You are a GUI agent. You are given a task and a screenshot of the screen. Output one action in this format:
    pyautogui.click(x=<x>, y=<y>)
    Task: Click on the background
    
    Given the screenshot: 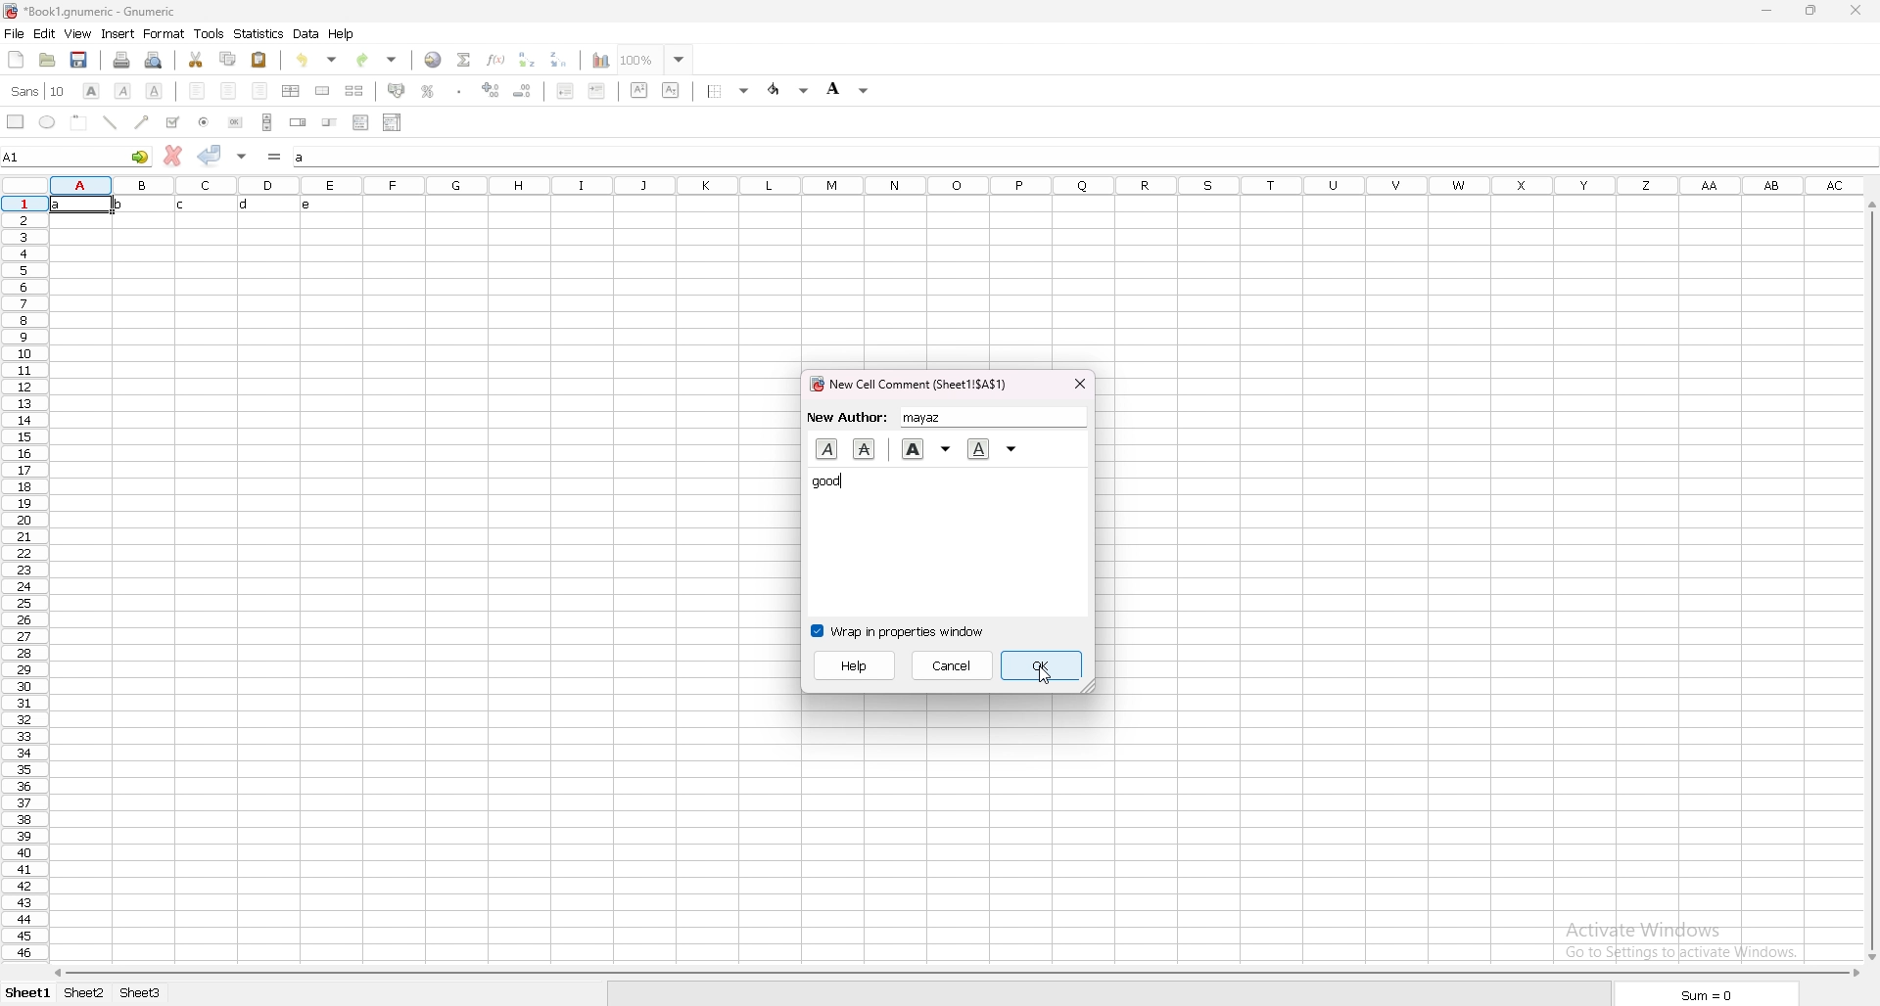 What is the action you would take?
    pyautogui.click(x=849, y=88)
    